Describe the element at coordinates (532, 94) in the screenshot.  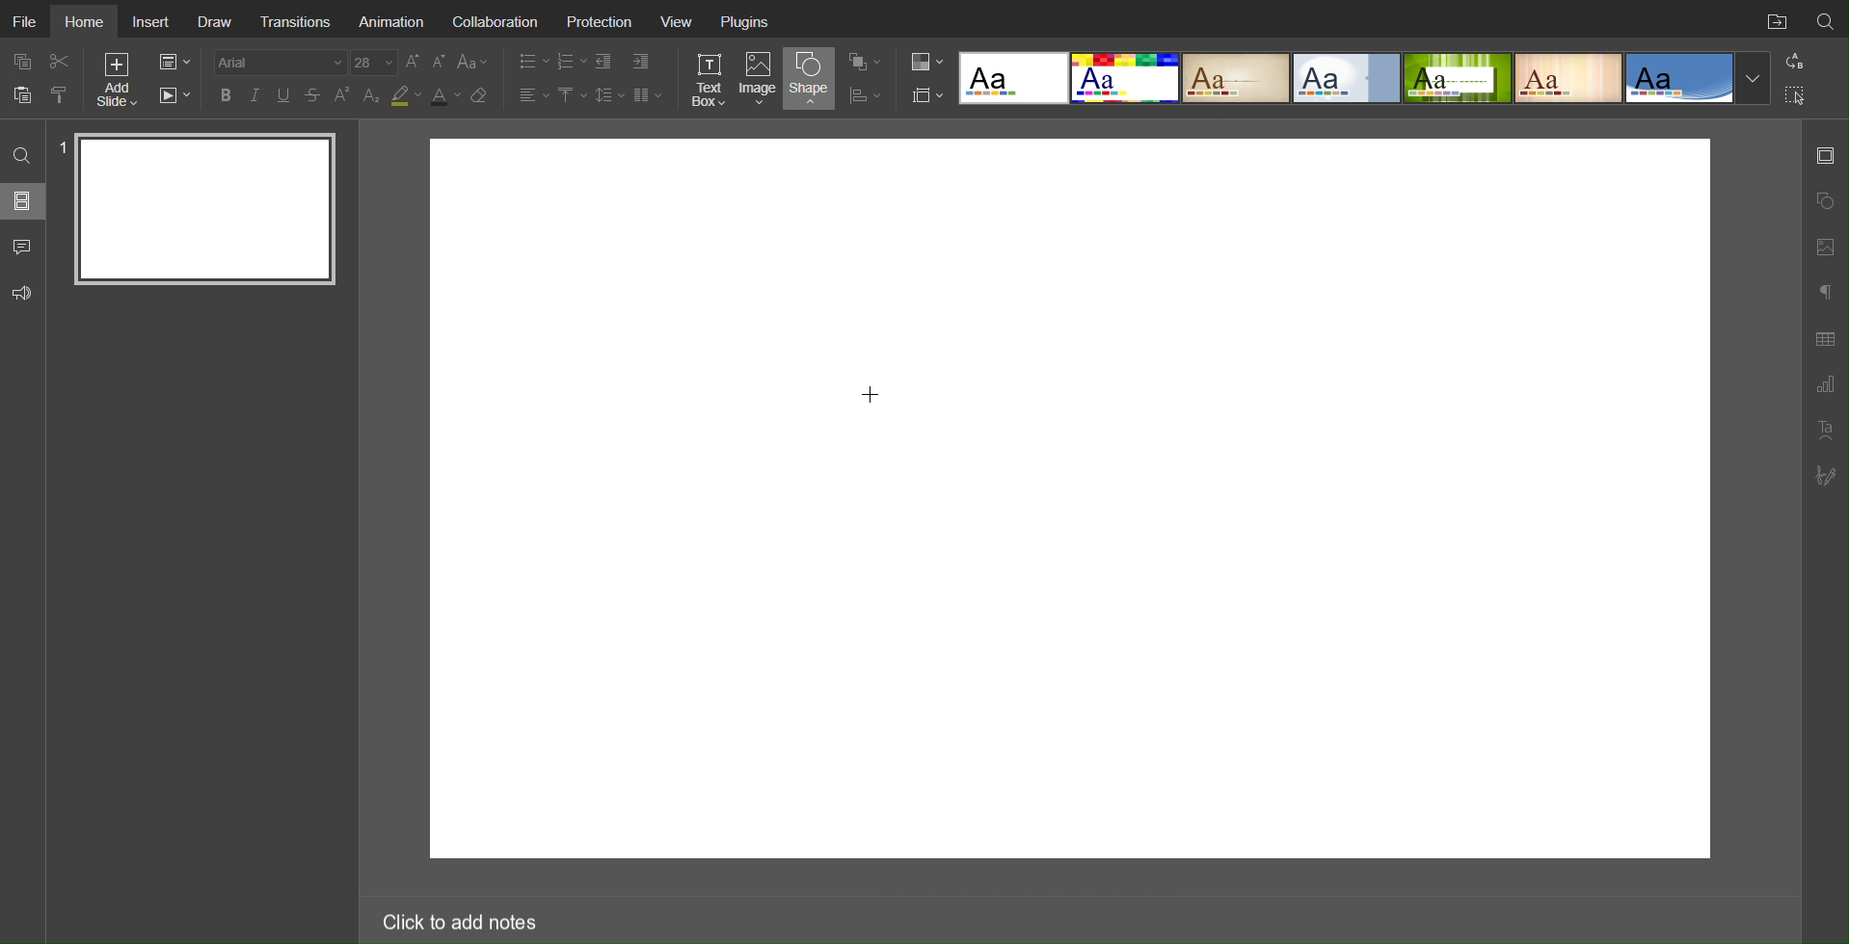
I see `Alignment` at that location.